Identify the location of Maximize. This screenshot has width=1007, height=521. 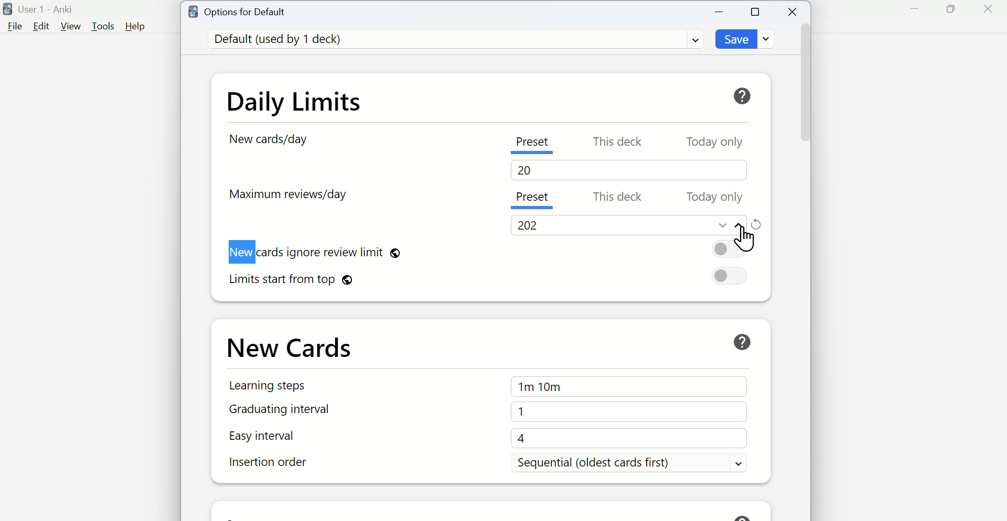
(756, 11).